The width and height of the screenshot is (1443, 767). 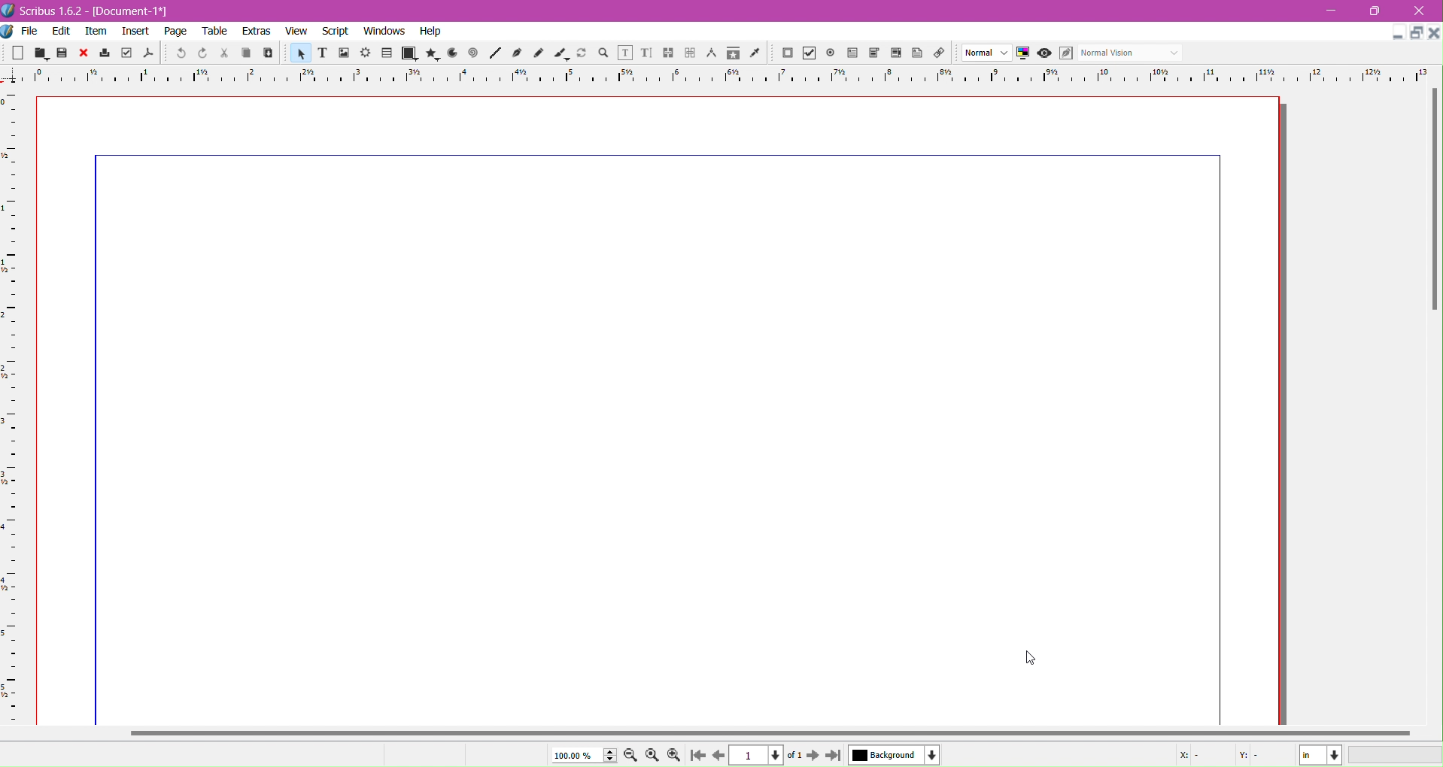 What do you see at coordinates (1043, 53) in the screenshot?
I see `preview mode` at bounding box center [1043, 53].